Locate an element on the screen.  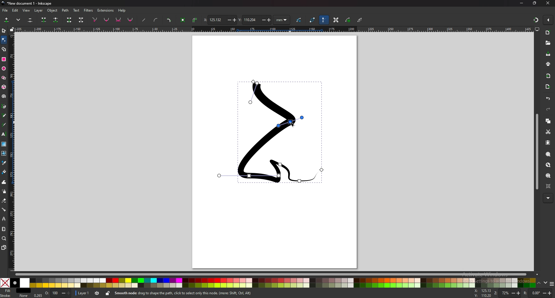
view is located at coordinates (27, 10).